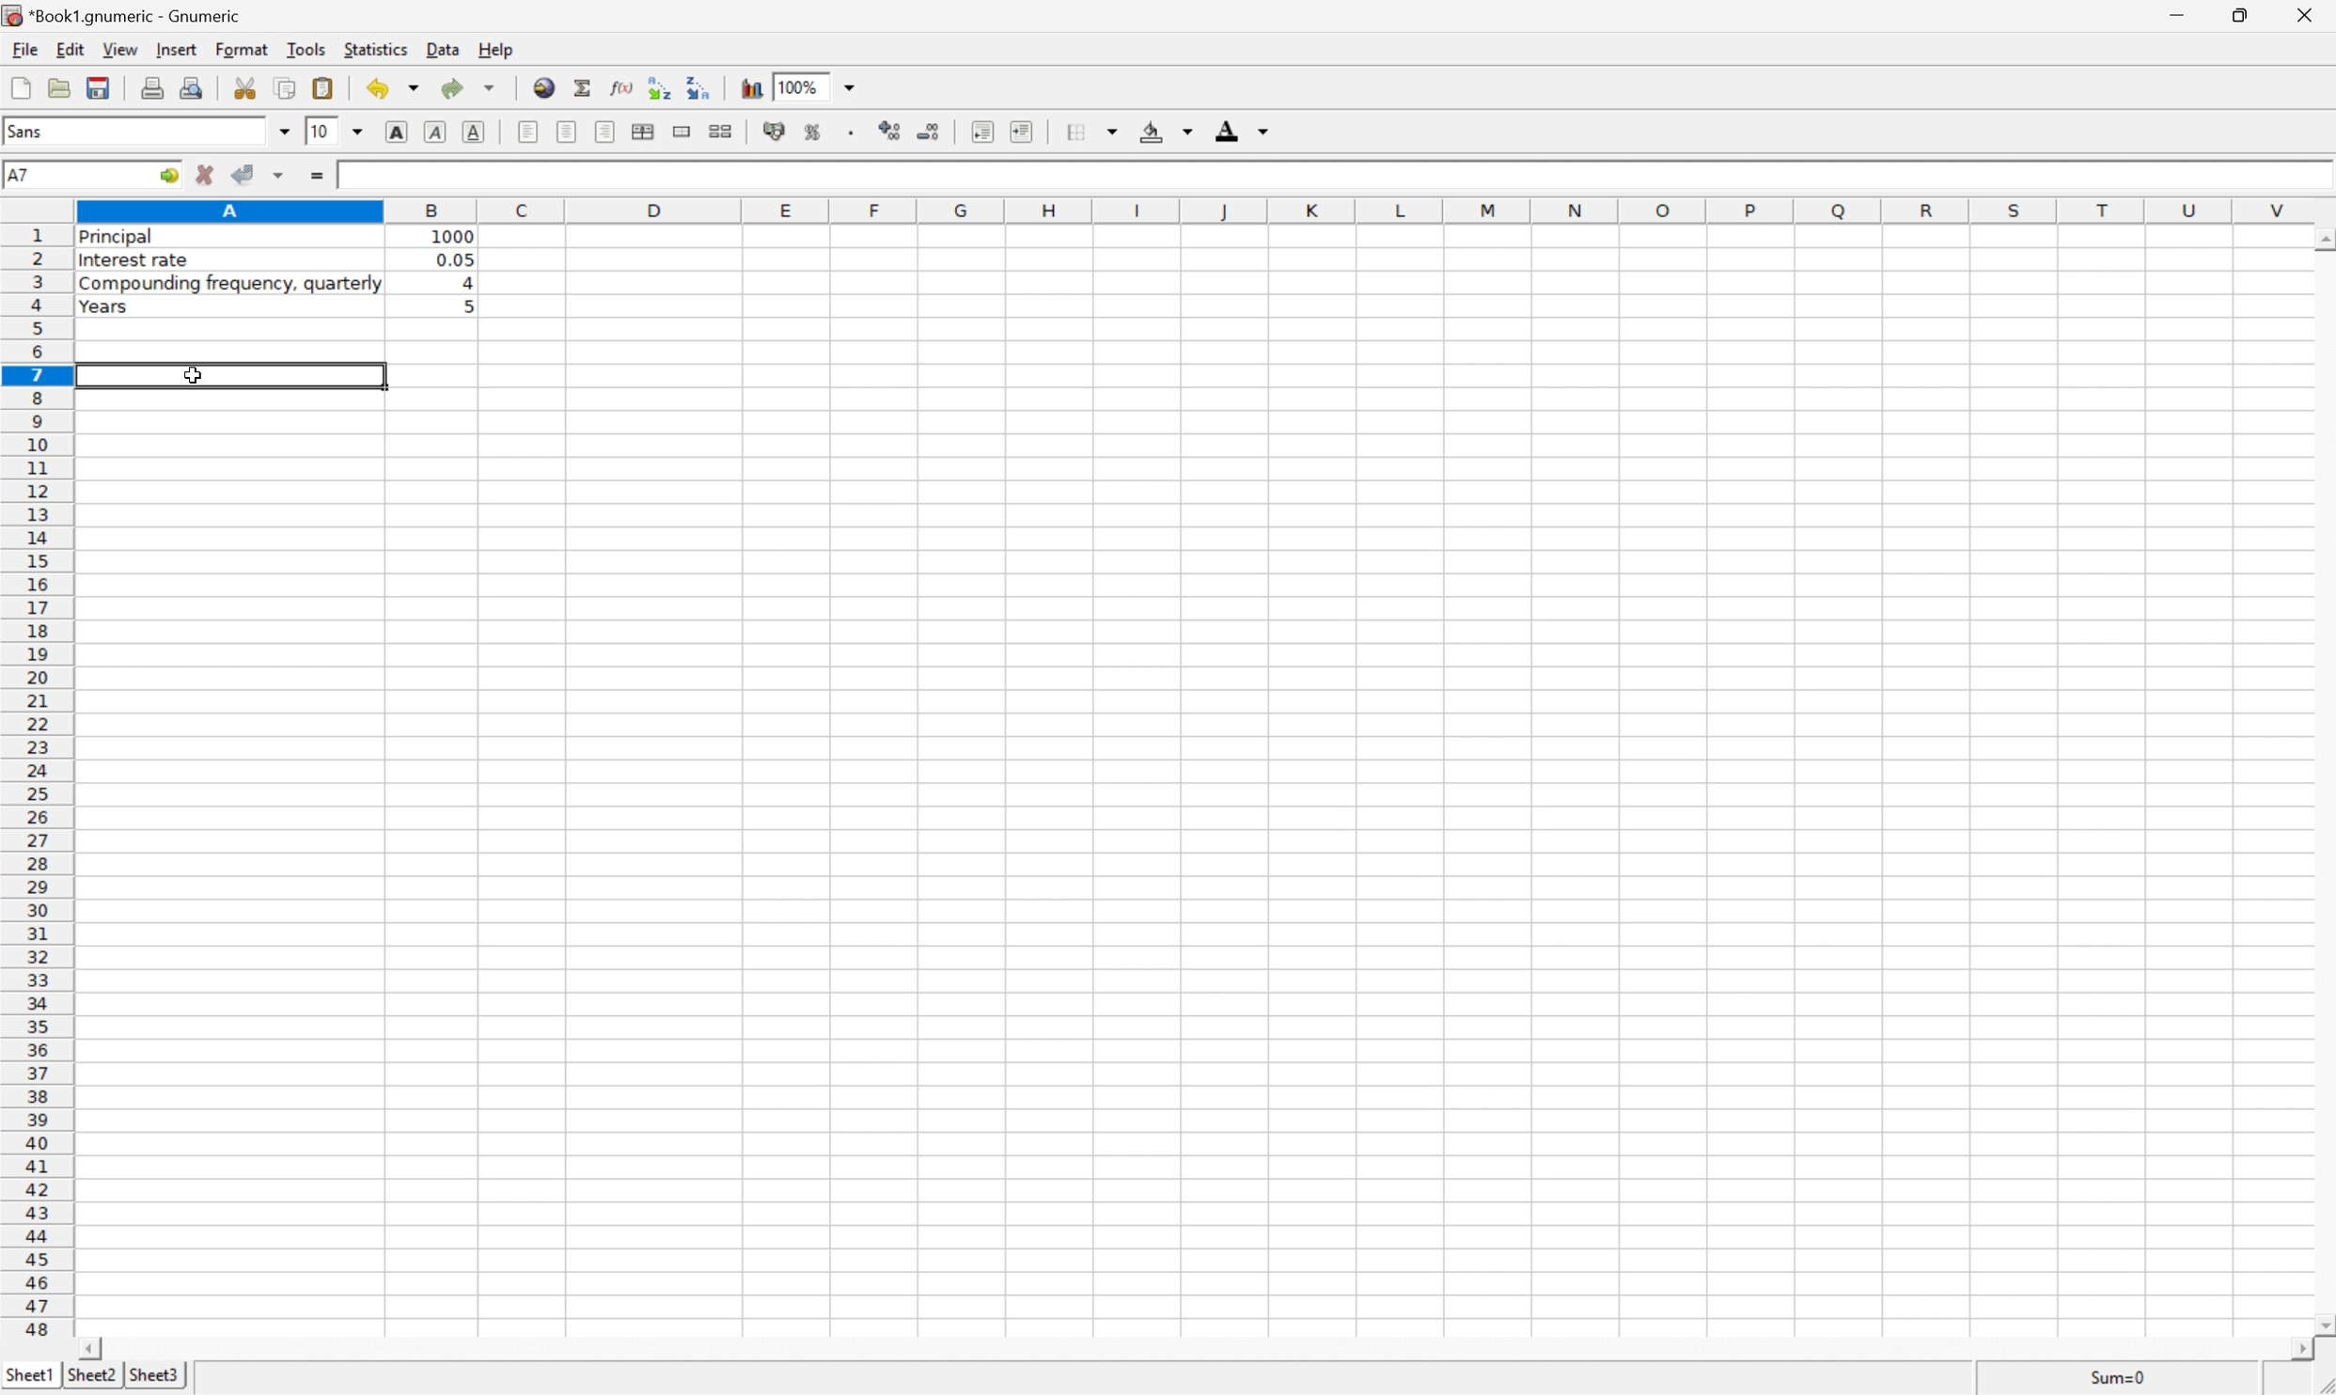  Describe the element at coordinates (1238, 130) in the screenshot. I see `foreground` at that location.